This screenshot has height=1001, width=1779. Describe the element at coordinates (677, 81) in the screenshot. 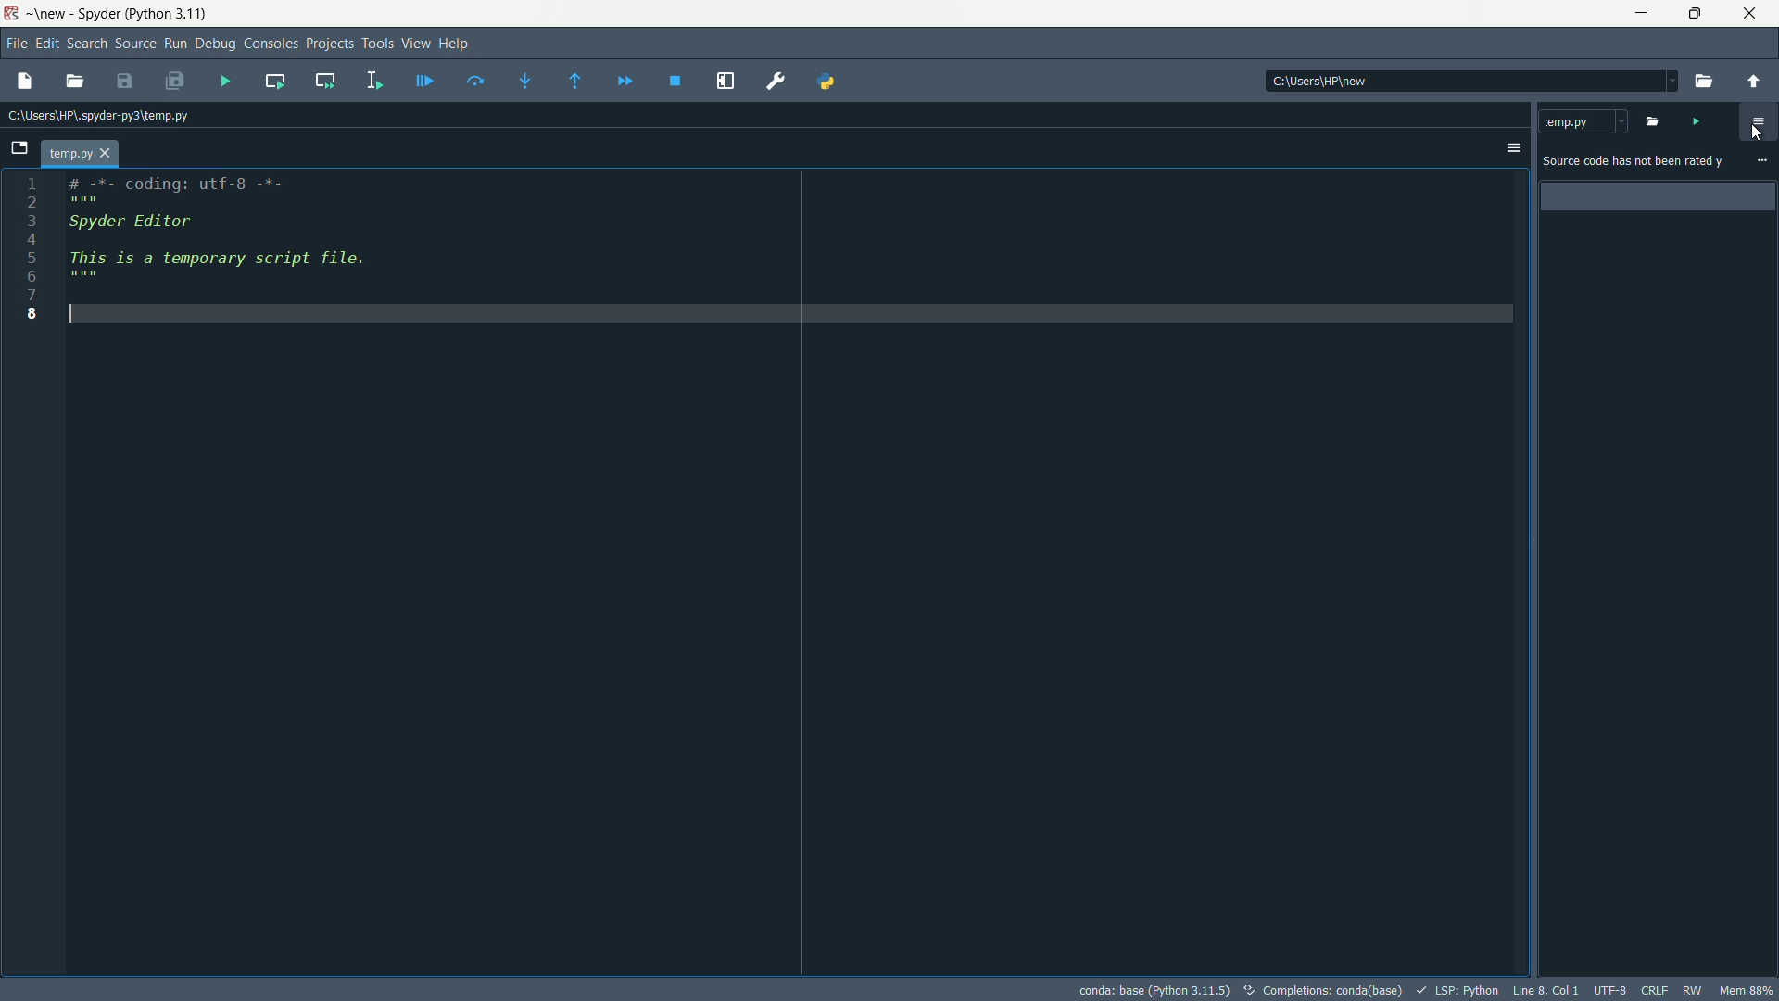

I see `stop debugging` at that location.